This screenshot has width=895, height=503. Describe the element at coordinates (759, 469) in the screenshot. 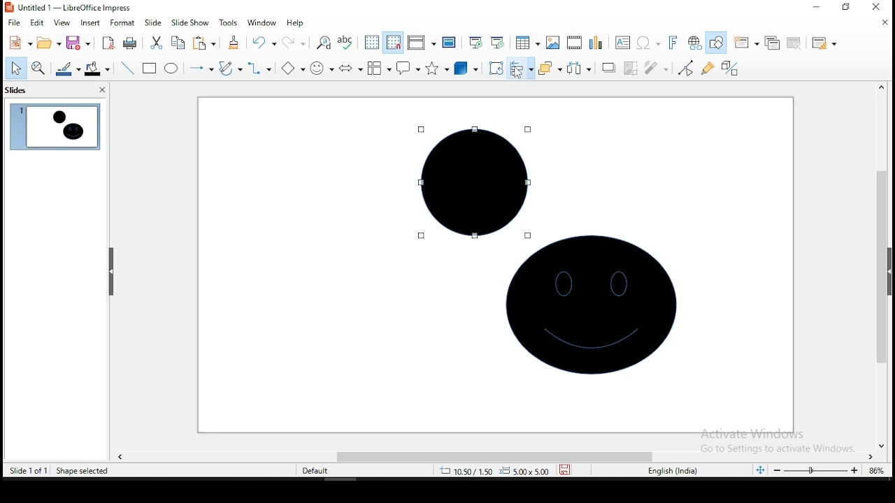

I see `fit slide to current window` at that location.